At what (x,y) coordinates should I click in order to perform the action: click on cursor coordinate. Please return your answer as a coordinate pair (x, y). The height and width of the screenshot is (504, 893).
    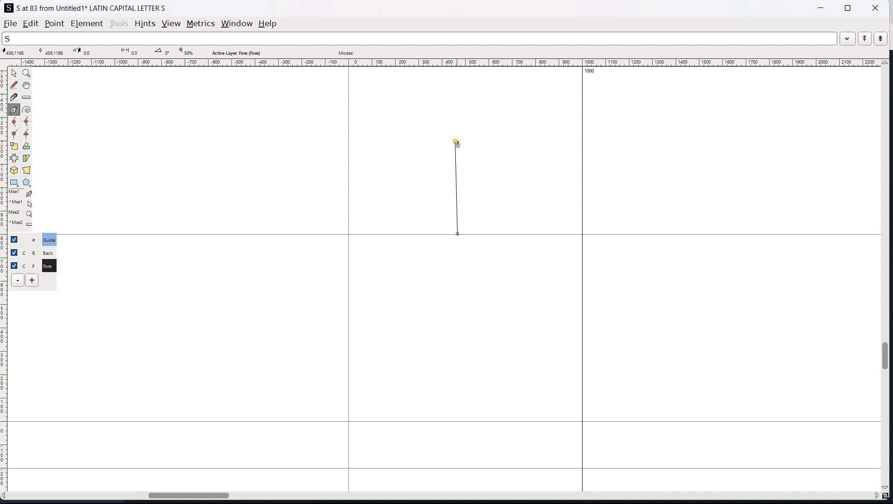
    Looking at the image, I should click on (15, 52).